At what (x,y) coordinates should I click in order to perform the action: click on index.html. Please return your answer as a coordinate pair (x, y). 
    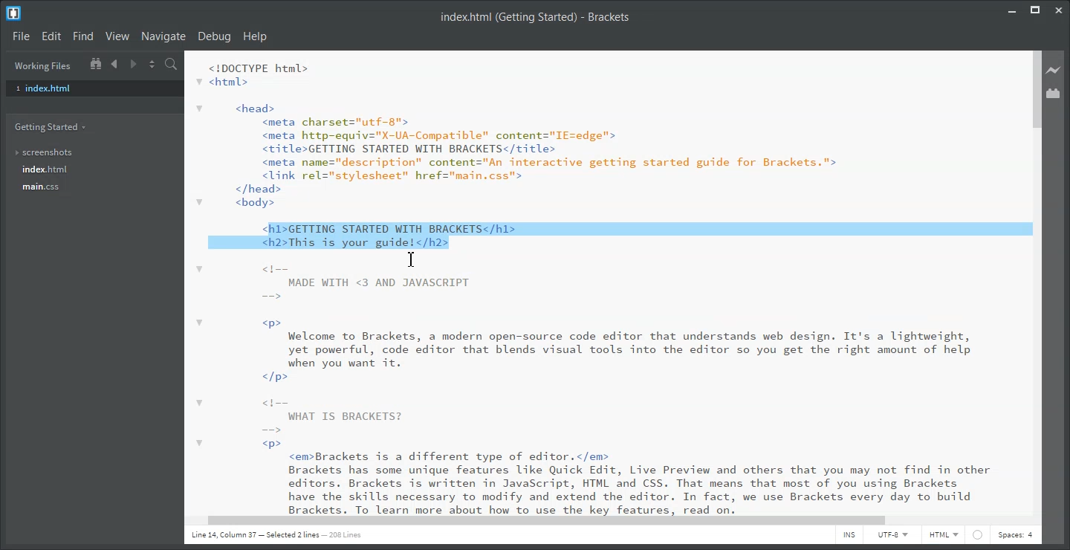
    Looking at the image, I should click on (46, 169).